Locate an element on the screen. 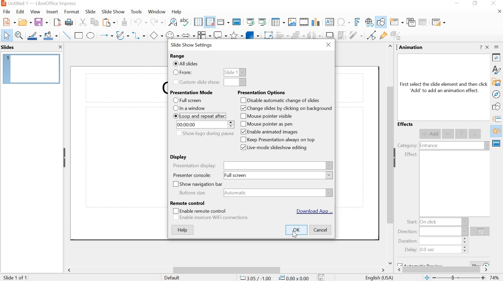 This screenshot has height=281, width=503. insert special character is located at coordinates (343, 22).